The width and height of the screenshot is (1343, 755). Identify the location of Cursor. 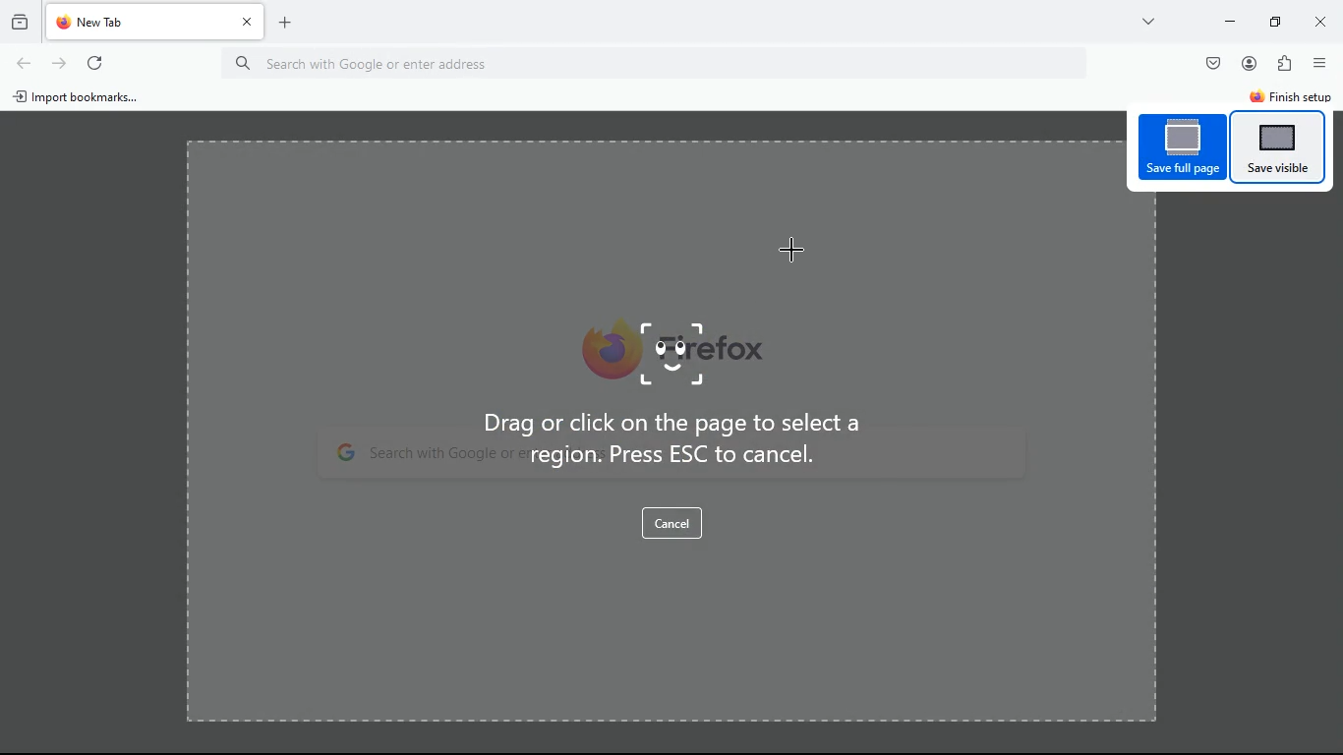
(792, 251).